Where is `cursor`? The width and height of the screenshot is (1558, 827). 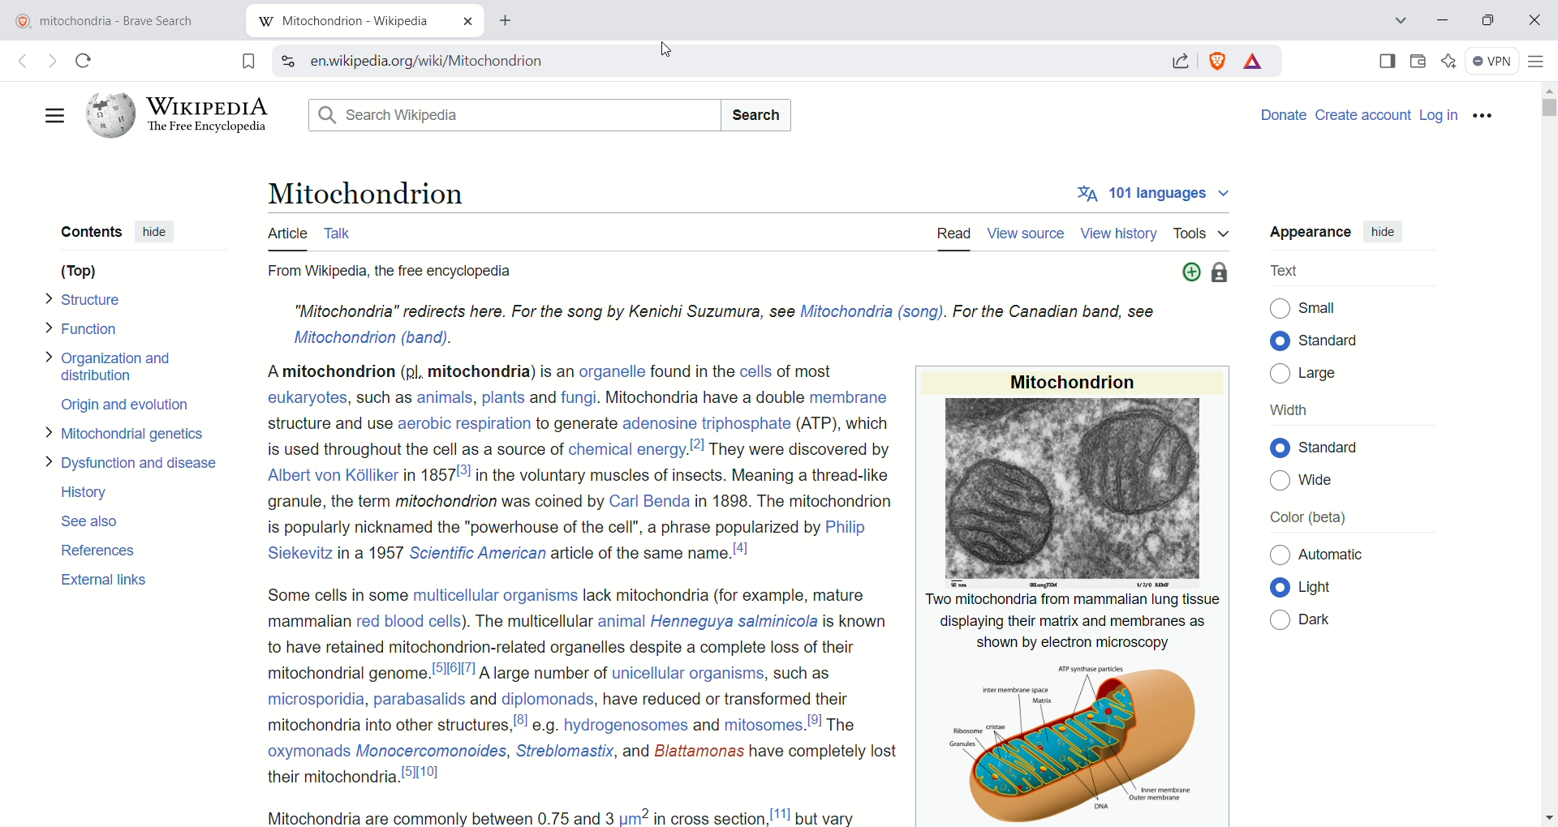 cursor is located at coordinates (666, 49).